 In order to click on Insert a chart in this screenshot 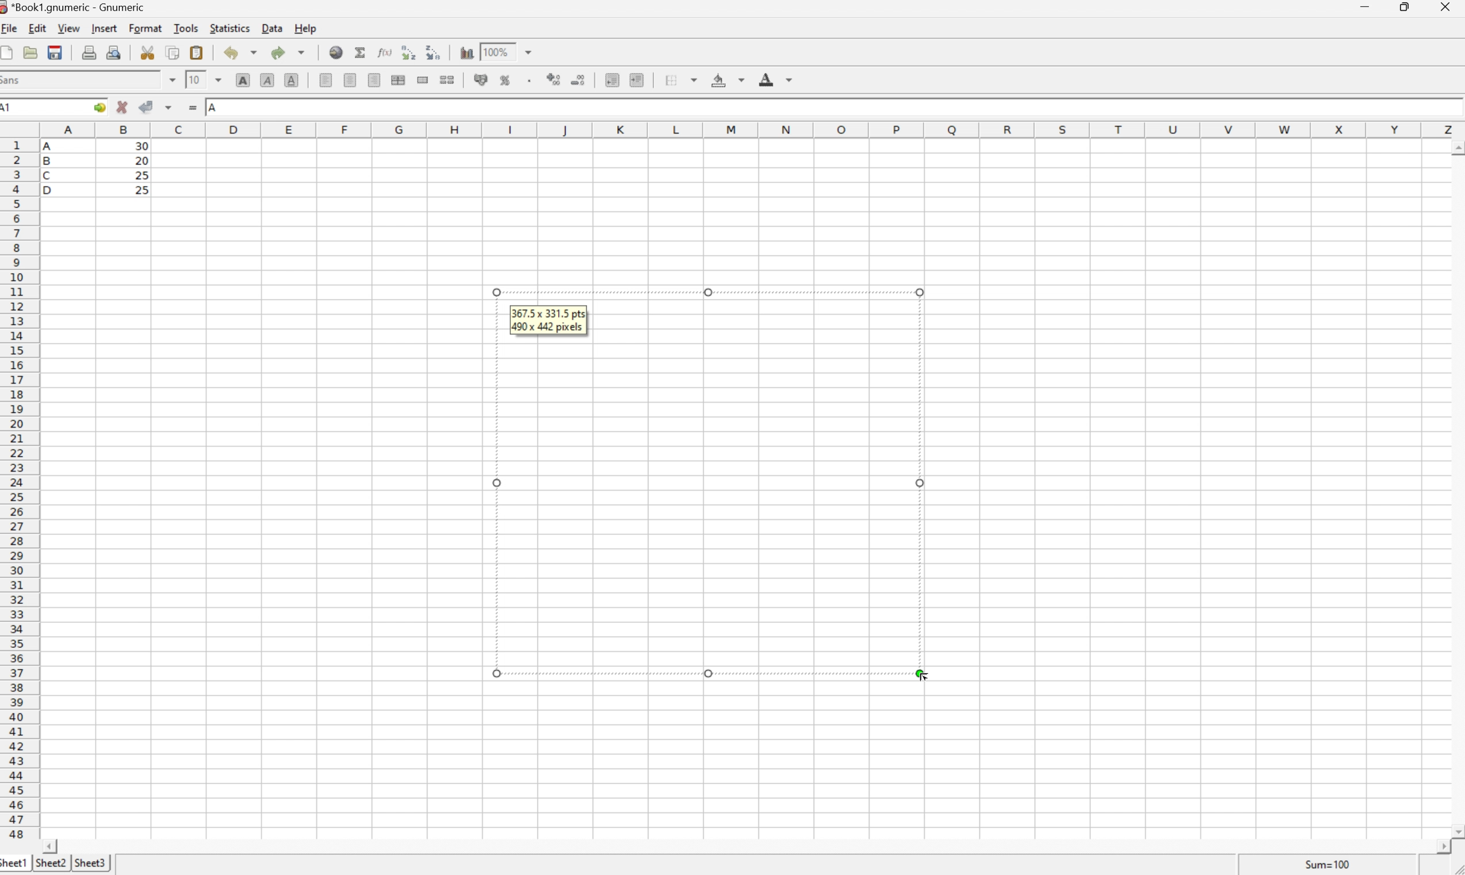, I will do `click(466, 50)`.